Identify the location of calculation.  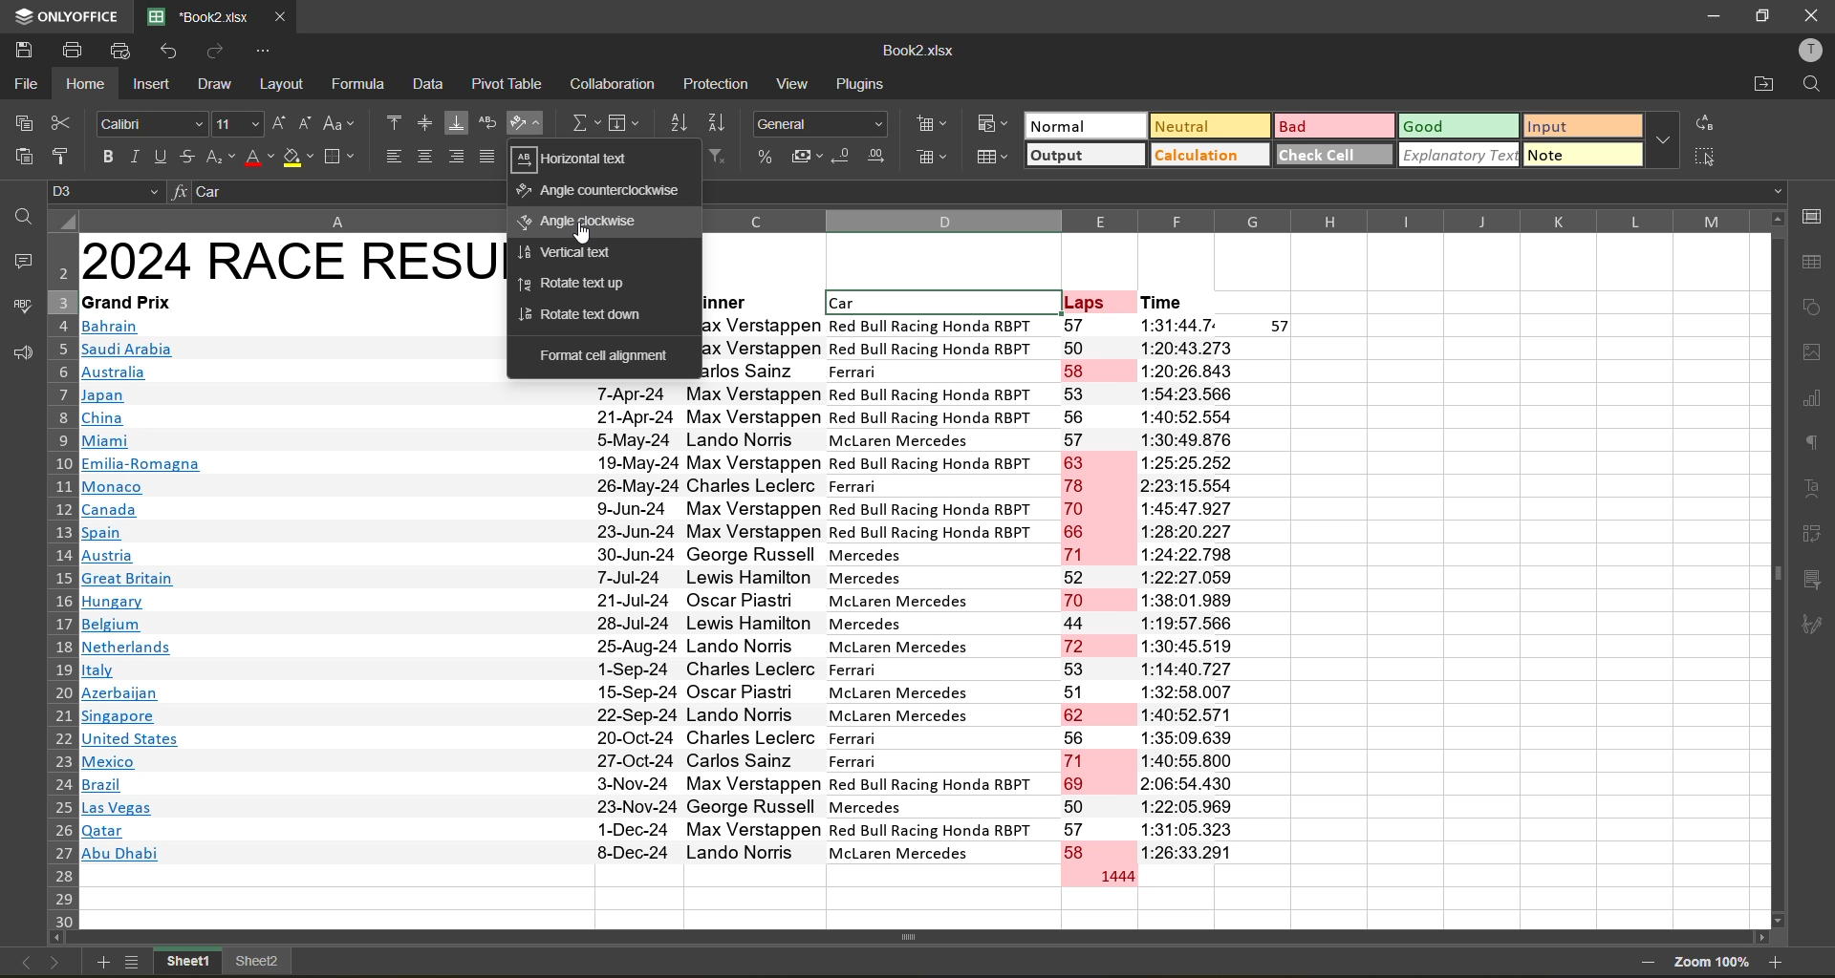
(615, 85).